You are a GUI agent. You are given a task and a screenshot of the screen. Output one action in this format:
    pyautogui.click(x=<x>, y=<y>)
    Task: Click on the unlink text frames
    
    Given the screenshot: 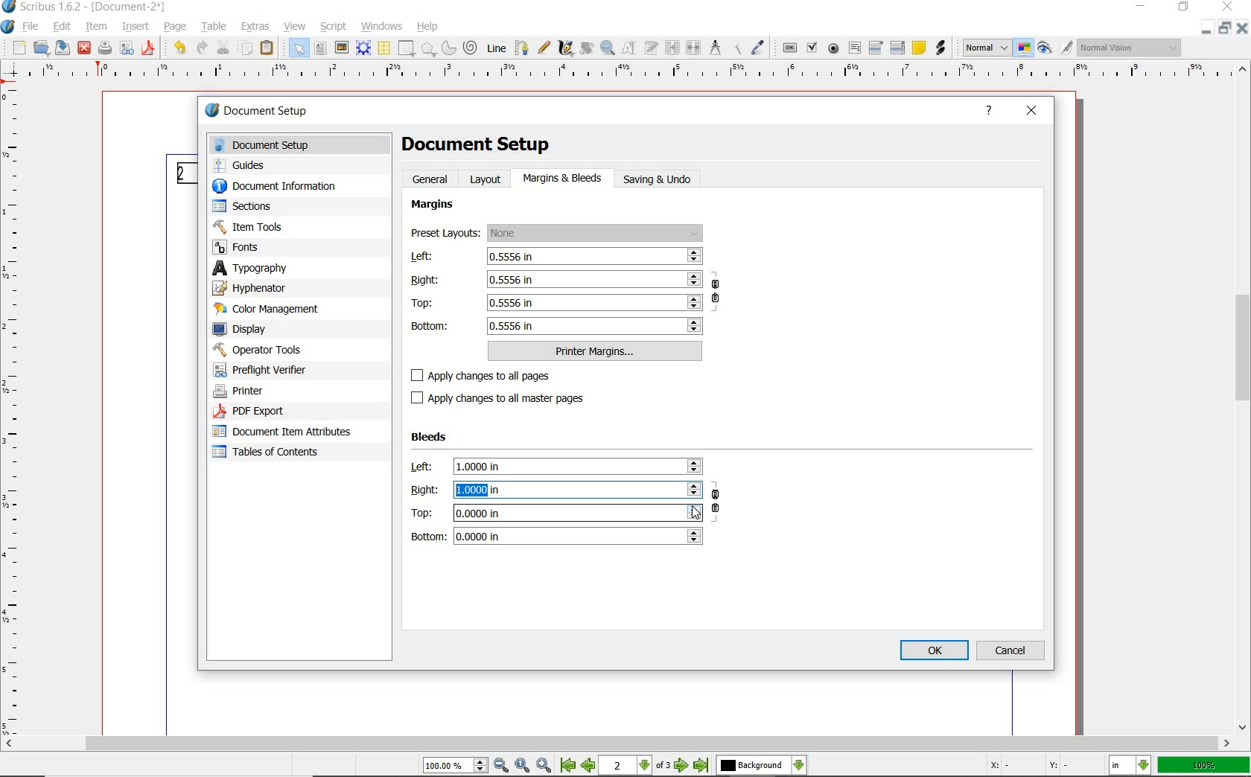 What is the action you would take?
    pyautogui.click(x=693, y=48)
    